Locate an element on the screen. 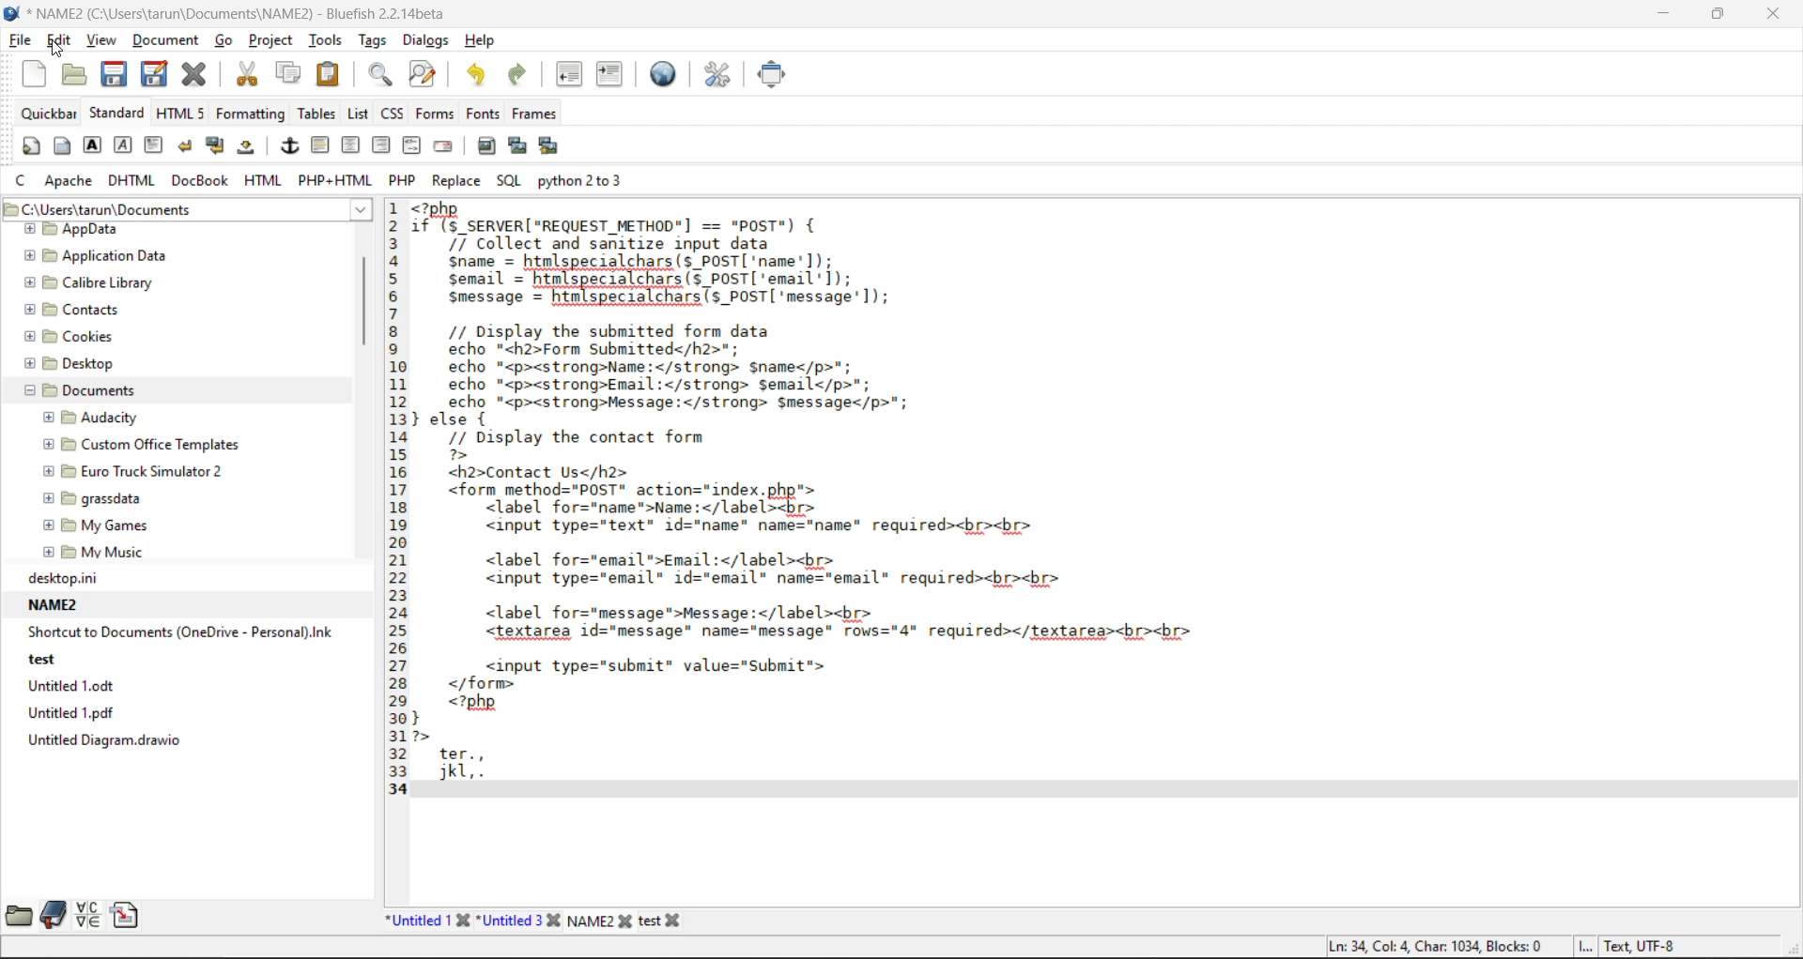  strong is located at coordinates (93, 145).